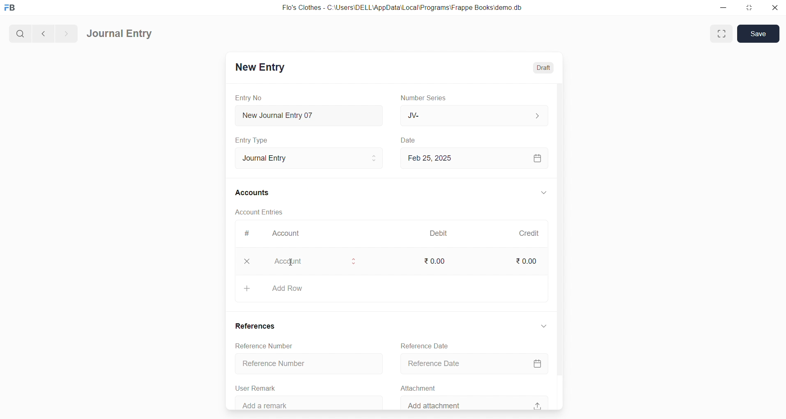 The height and width of the screenshot is (419, 786). I want to click on Entry Type, so click(252, 140).